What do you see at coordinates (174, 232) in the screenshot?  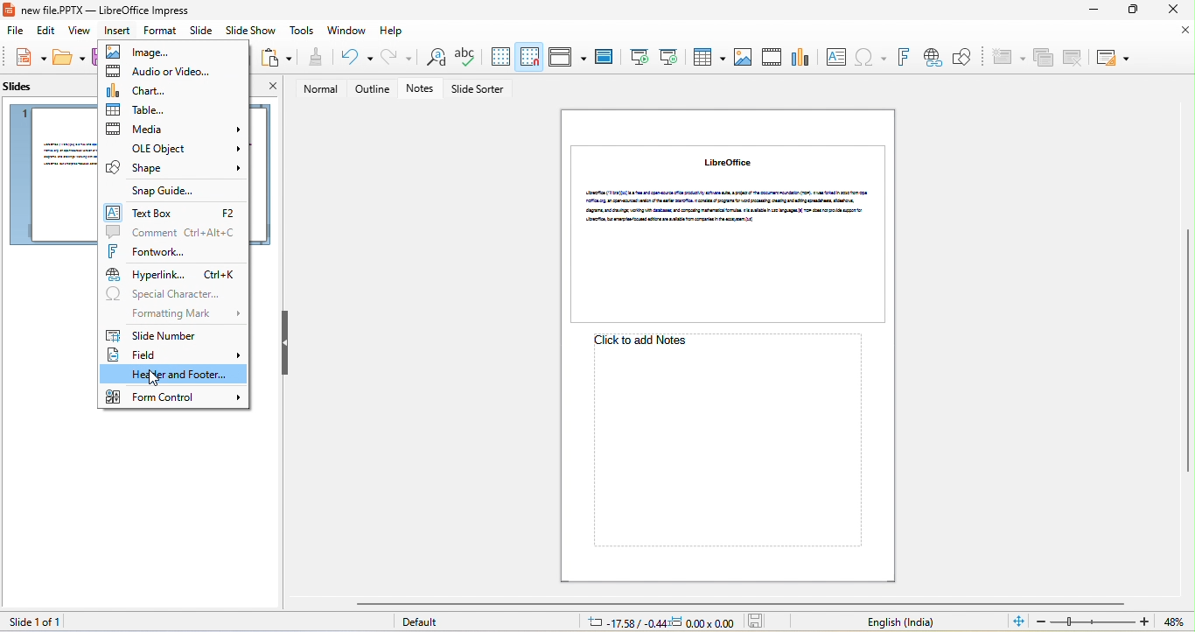 I see `comment` at bounding box center [174, 232].